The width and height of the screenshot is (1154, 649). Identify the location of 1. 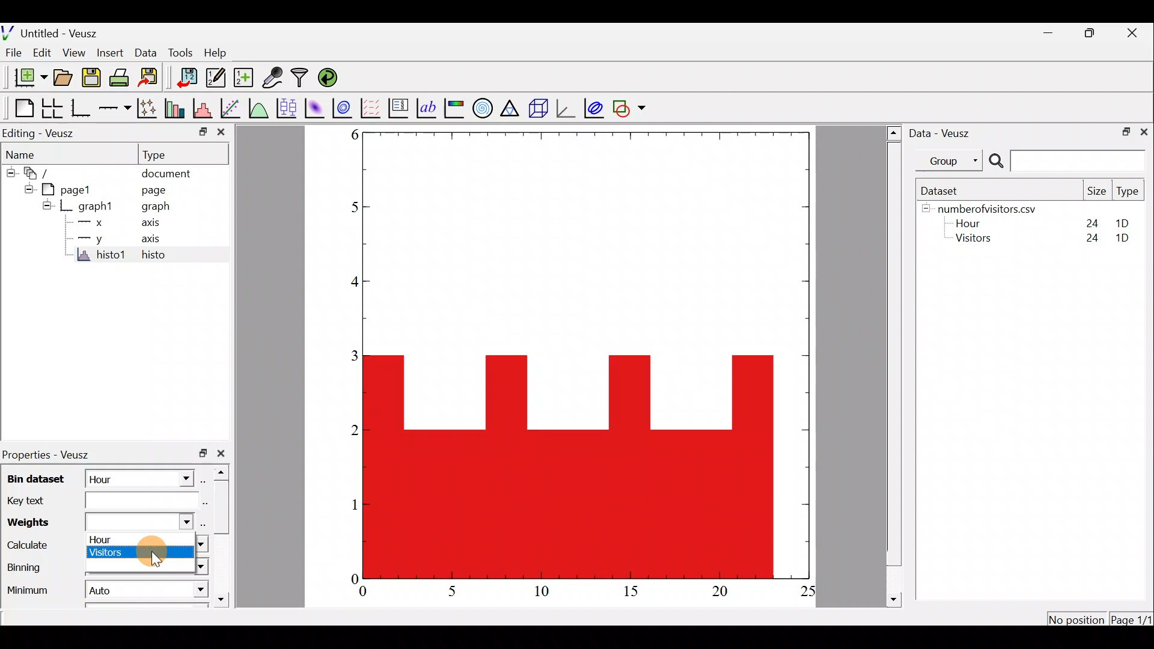
(345, 504).